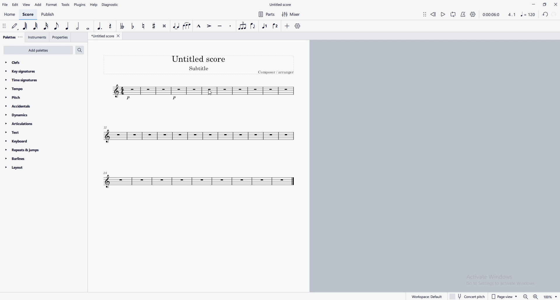  Describe the element at coordinates (433, 14) in the screenshot. I see `rewind` at that location.